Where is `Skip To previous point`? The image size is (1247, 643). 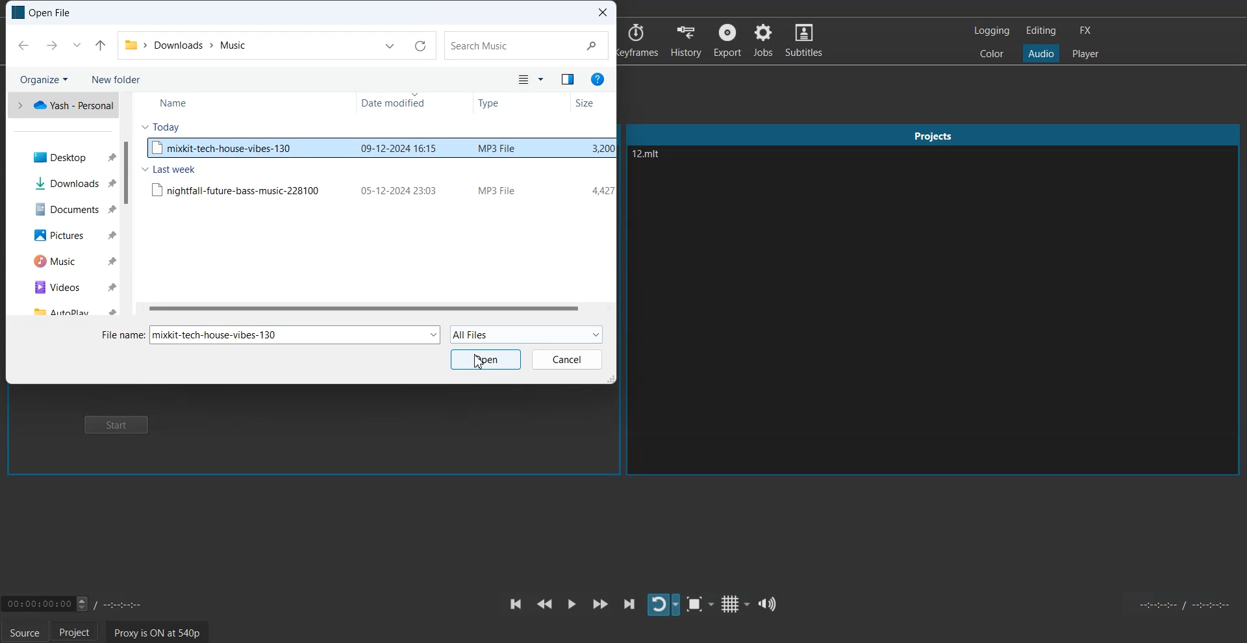
Skip To previous point is located at coordinates (516, 604).